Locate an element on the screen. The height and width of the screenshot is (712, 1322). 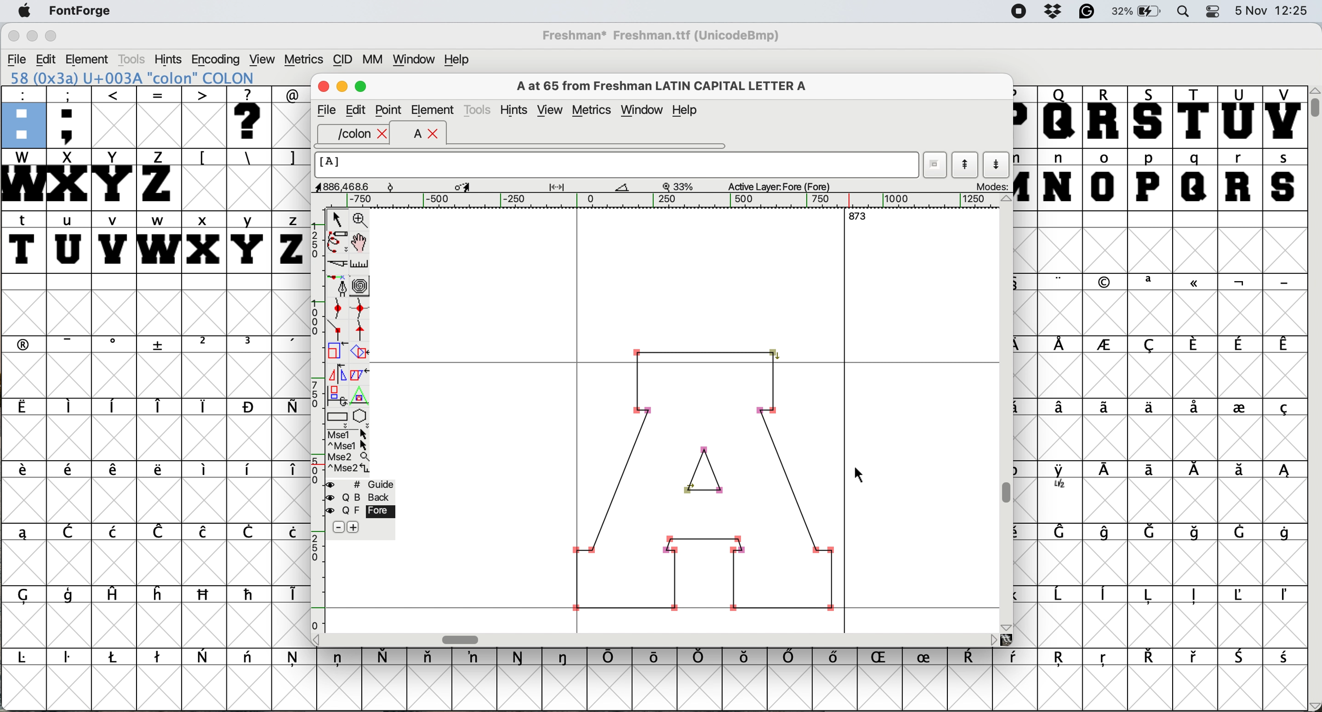
179 (0xb3) U+00B3 "uniO0B3" SUPERSCRIPT THREE is located at coordinates (157, 77).